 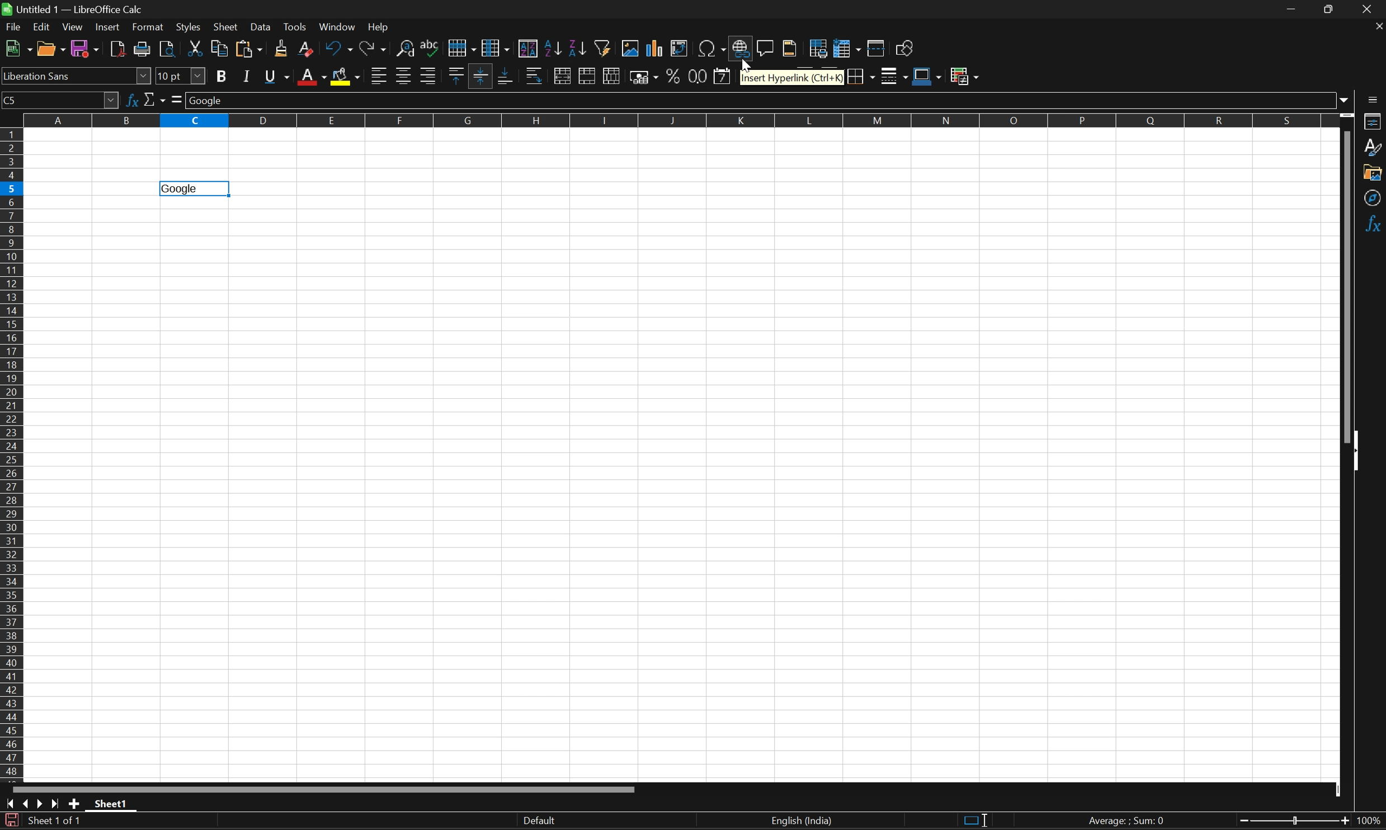 What do you see at coordinates (506, 75) in the screenshot?
I see `Align bottom` at bounding box center [506, 75].